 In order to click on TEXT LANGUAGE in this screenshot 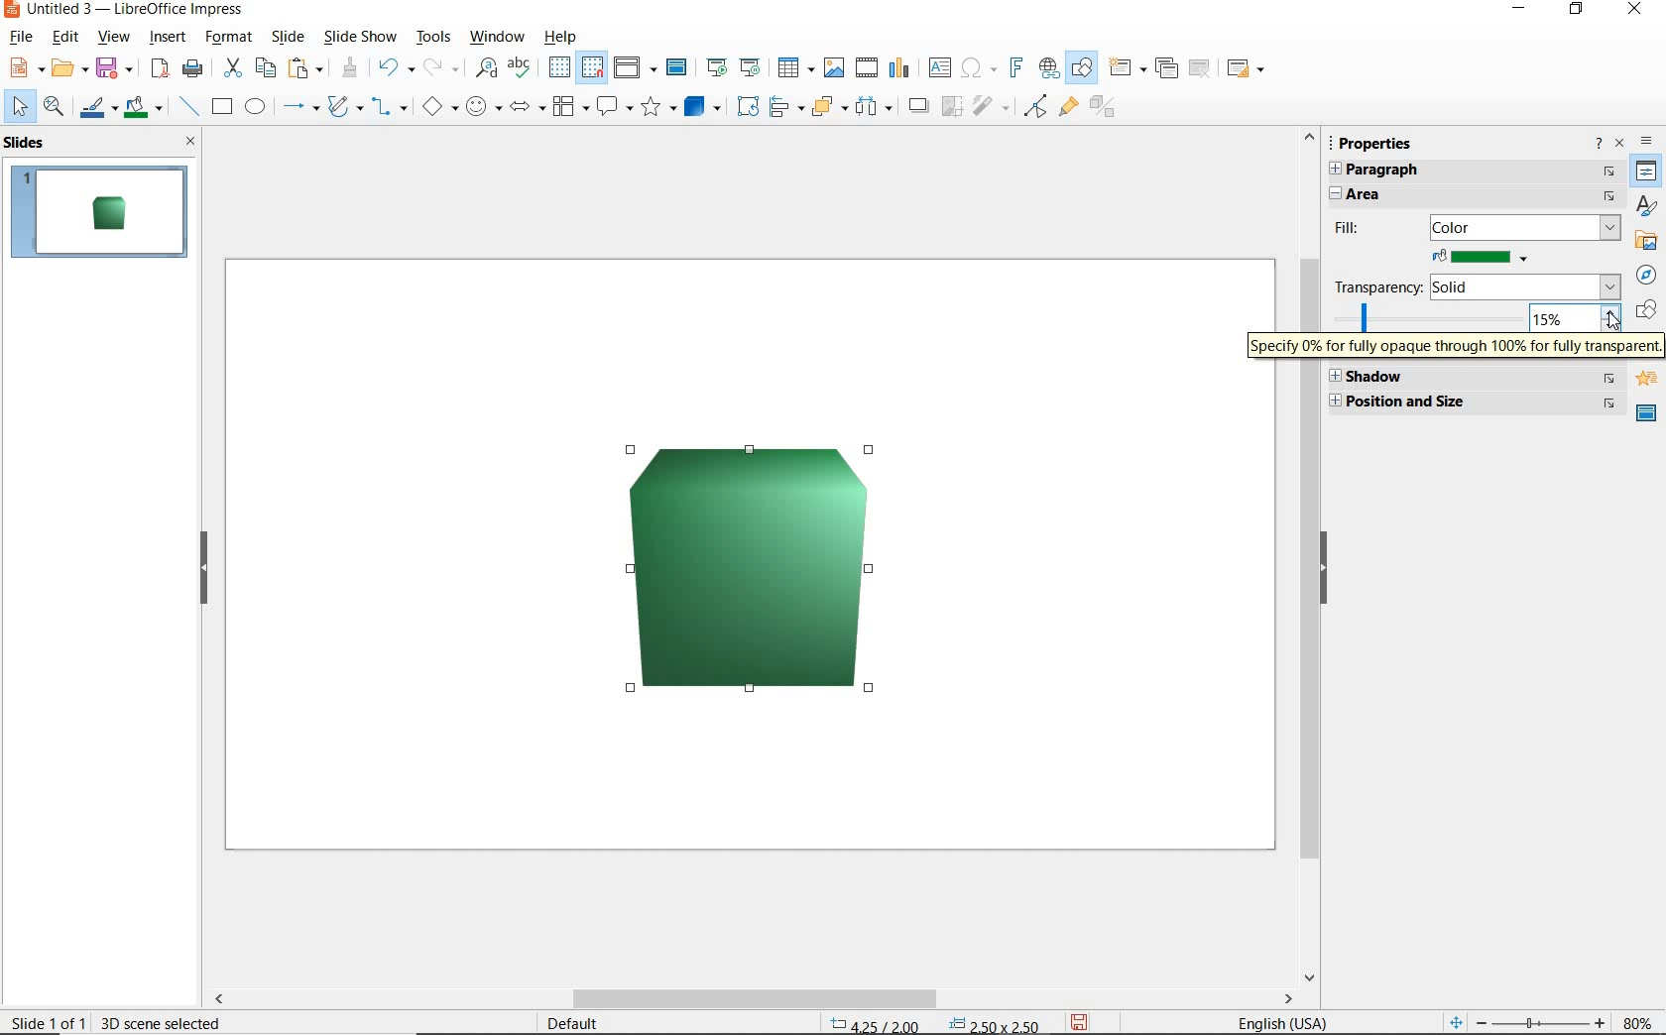, I will do `click(1285, 1020)`.